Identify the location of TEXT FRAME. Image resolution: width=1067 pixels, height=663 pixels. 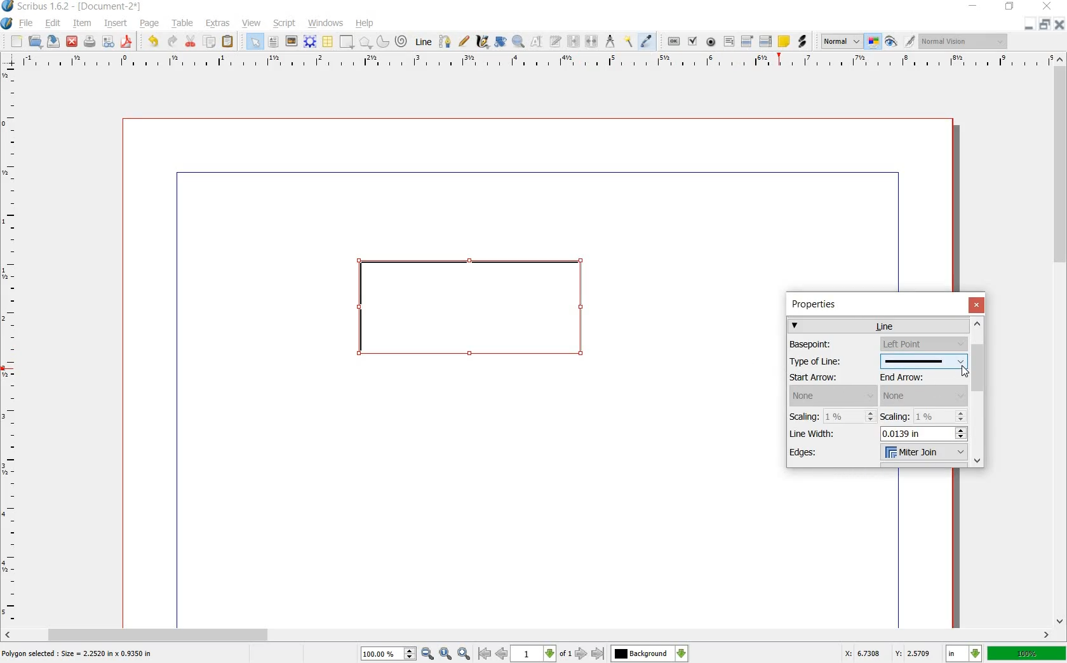
(274, 42).